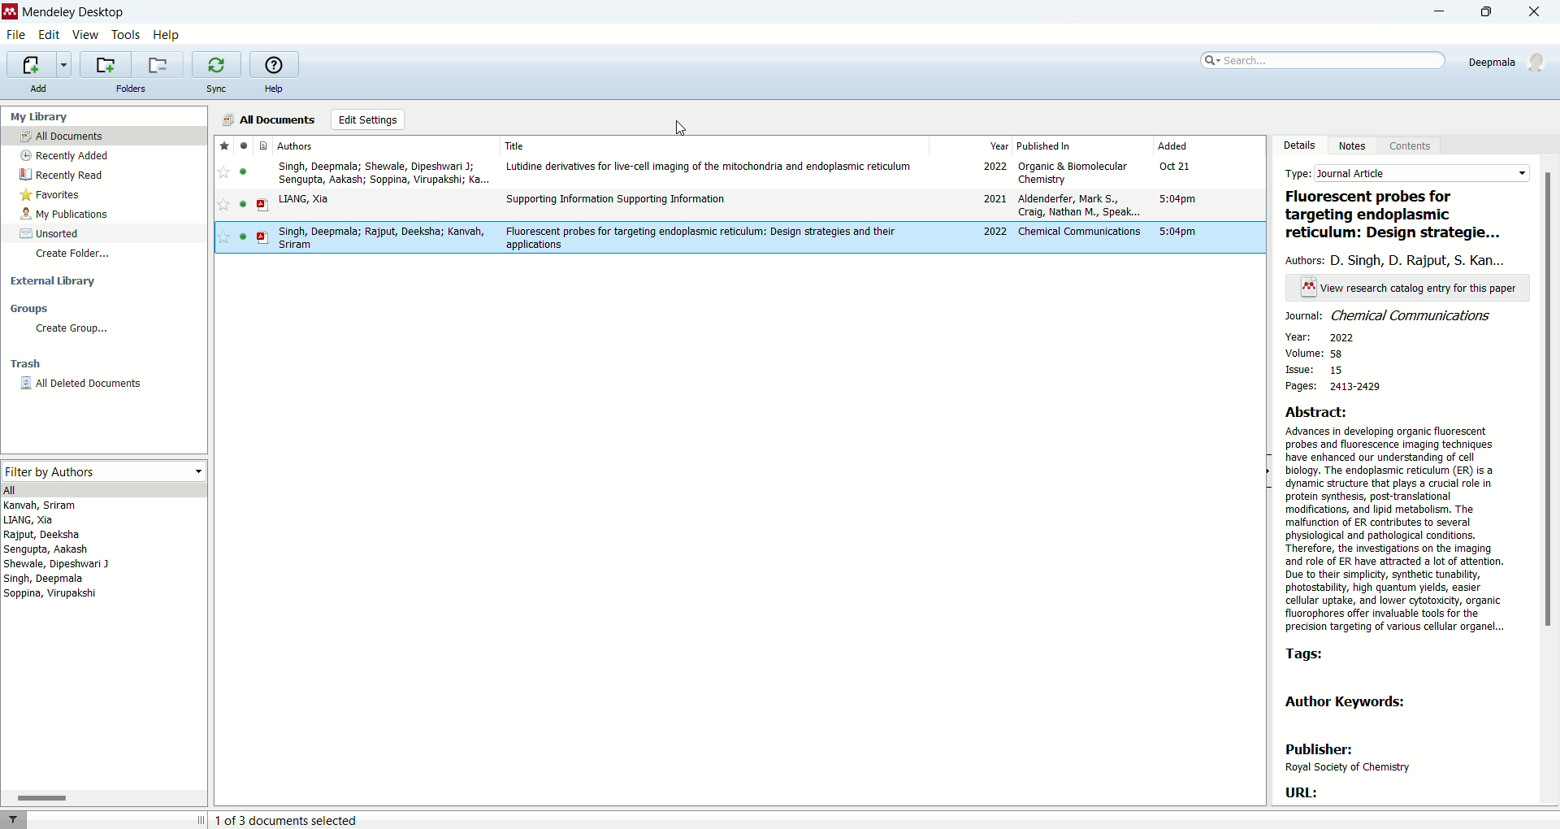  What do you see at coordinates (50, 281) in the screenshot?
I see `external library` at bounding box center [50, 281].